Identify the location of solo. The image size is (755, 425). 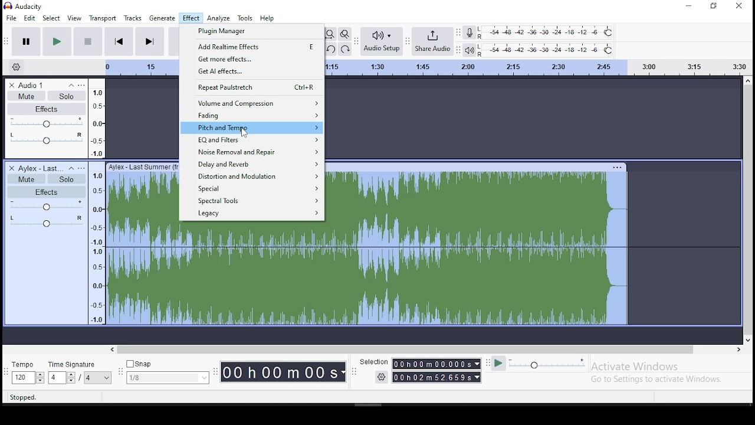
(69, 97).